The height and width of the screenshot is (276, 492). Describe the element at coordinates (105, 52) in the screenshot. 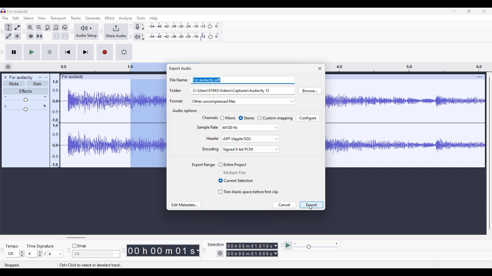

I see `Record/Record new track` at that location.